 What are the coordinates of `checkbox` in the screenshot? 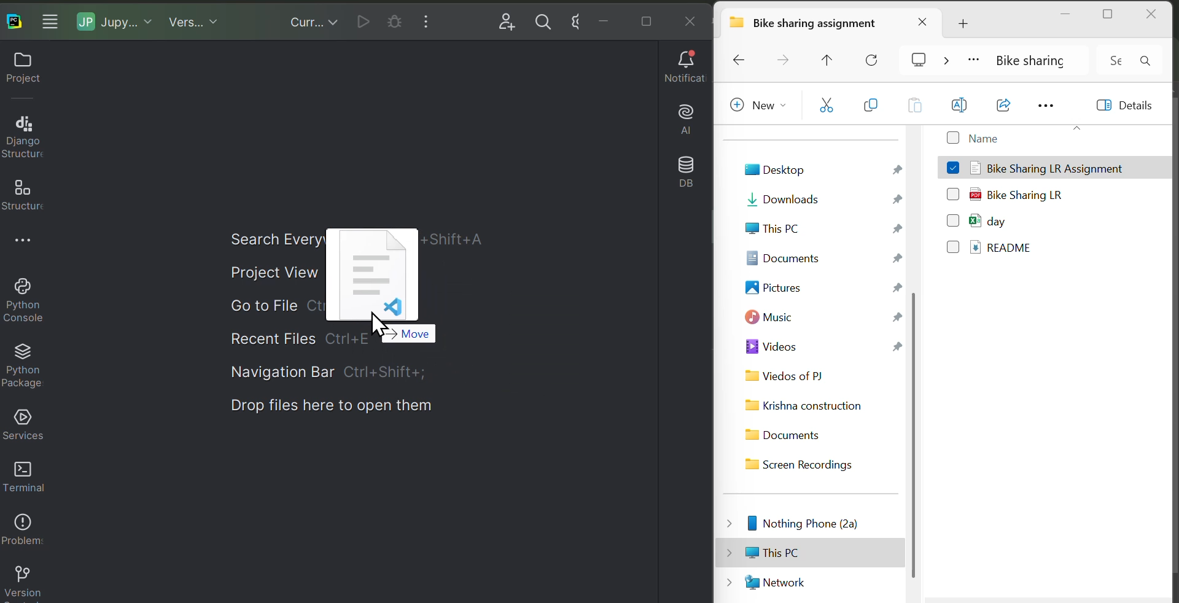 It's located at (952, 165).